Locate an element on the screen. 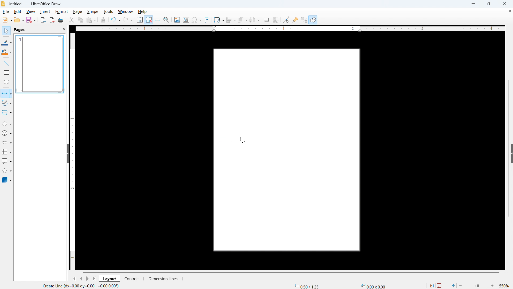 The image size is (513, 289). stars & banners is located at coordinates (7, 170).